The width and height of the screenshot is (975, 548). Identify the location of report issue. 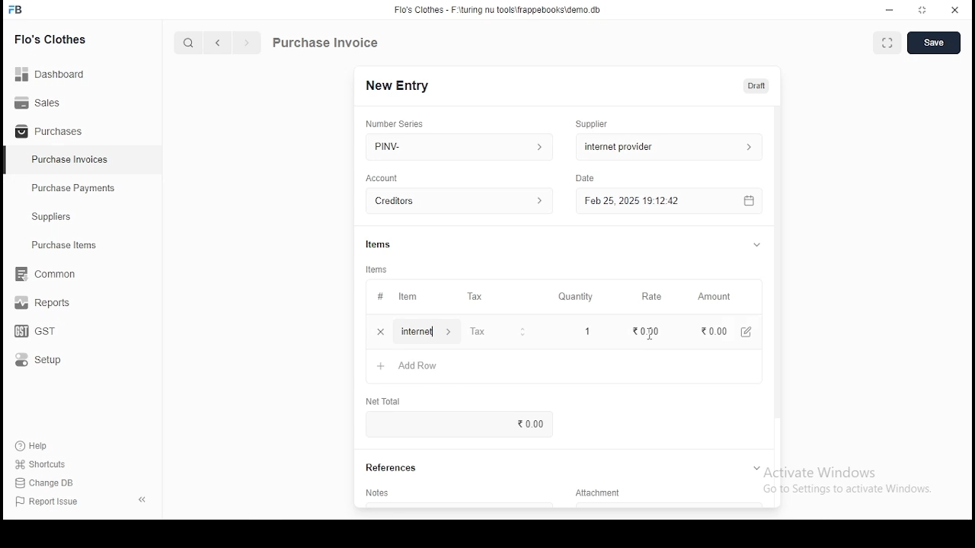
(49, 502).